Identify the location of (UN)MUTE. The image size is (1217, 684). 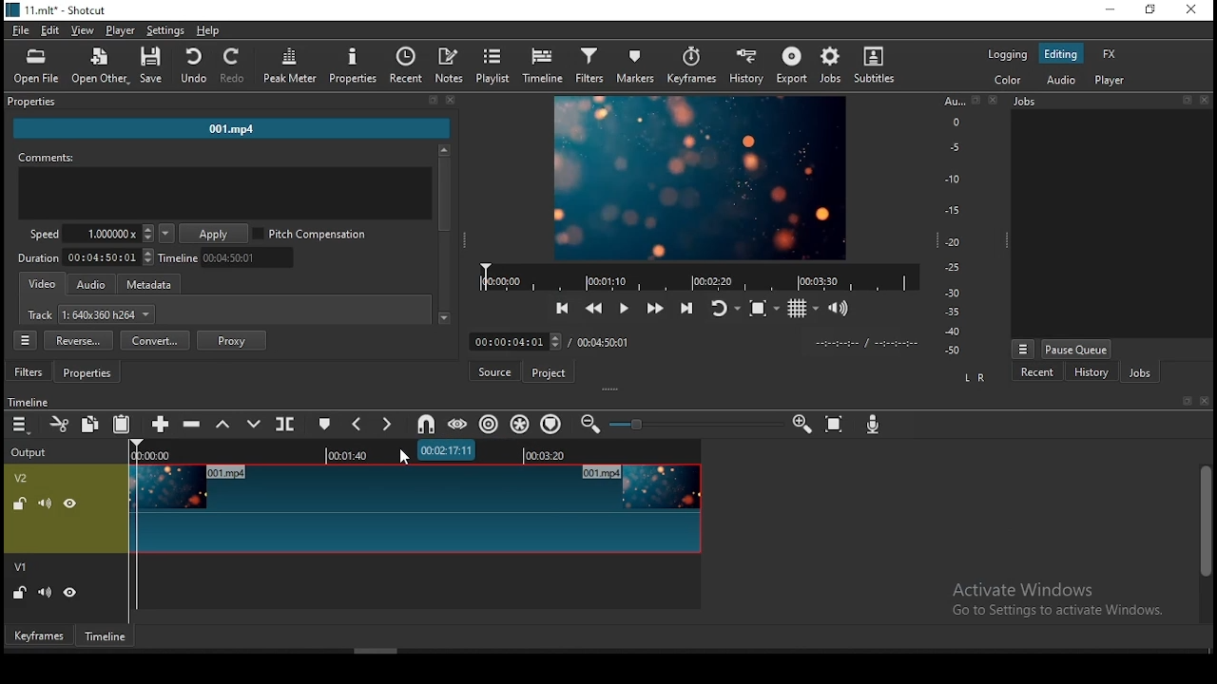
(43, 593).